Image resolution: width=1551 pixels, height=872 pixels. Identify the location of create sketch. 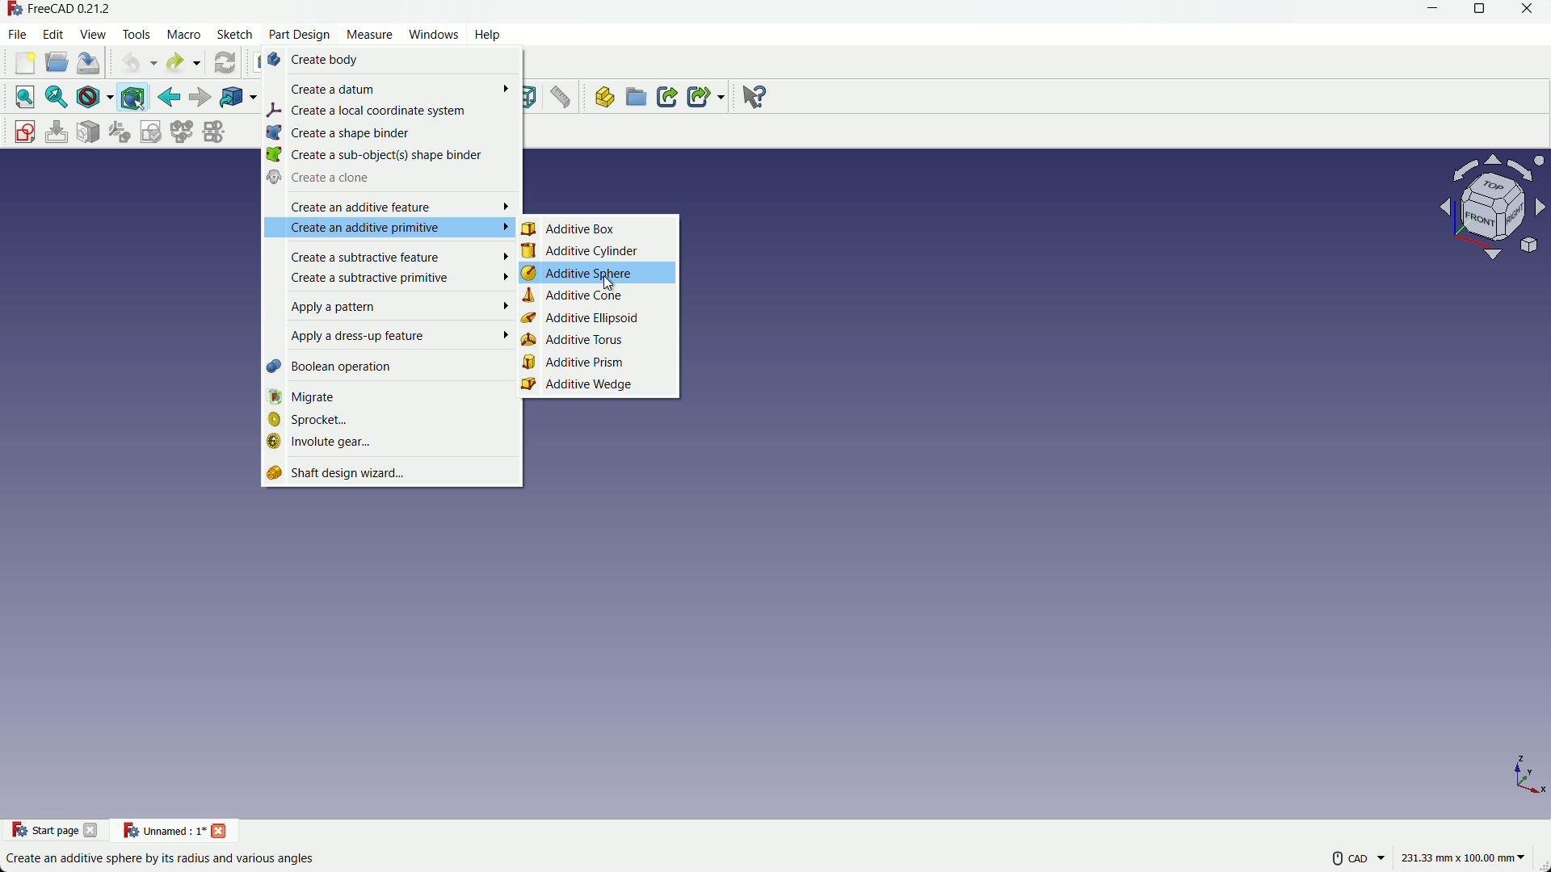
(26, 132).